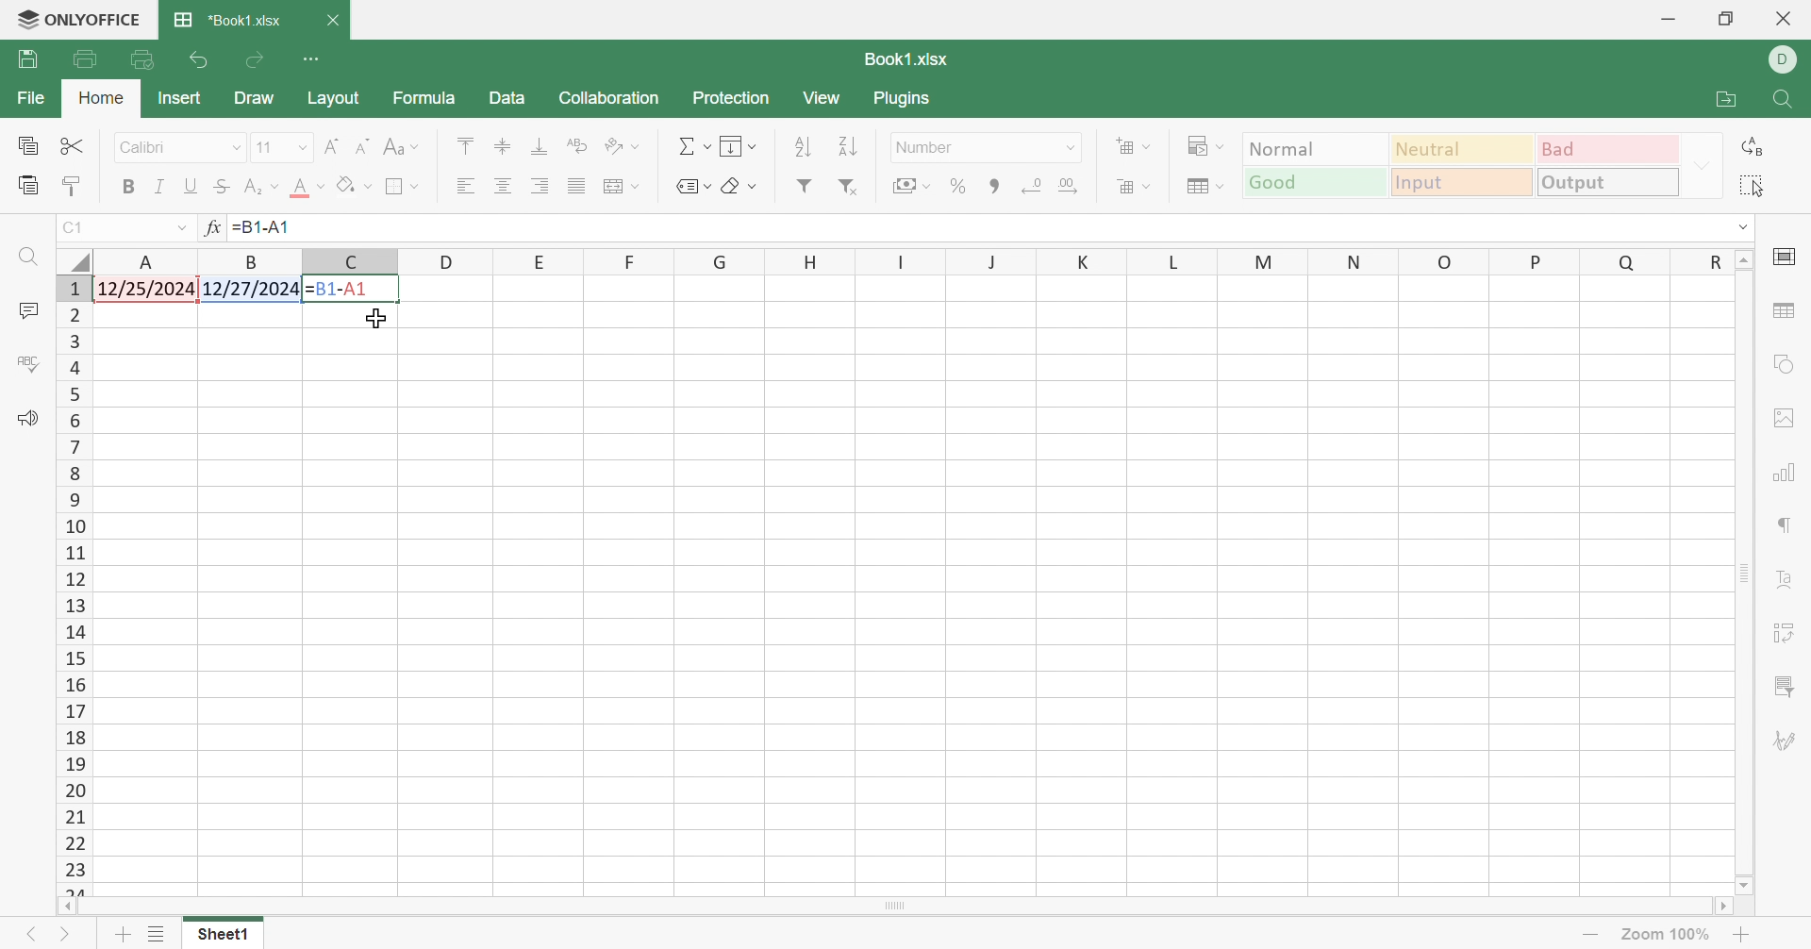 This screenshot has width=1811, height=949. What do you see at coordinates (1594, 933) in the screenshot?
I see `Zoom Out` at bounding box center [1594, 933].